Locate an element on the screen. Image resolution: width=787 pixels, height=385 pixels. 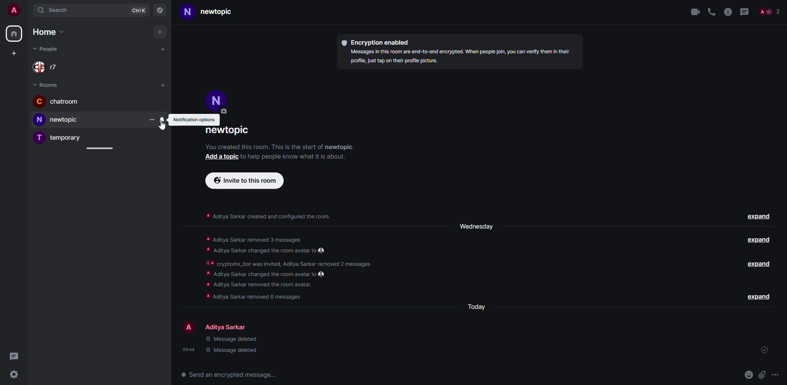
info is located at coordinates (284, 267).